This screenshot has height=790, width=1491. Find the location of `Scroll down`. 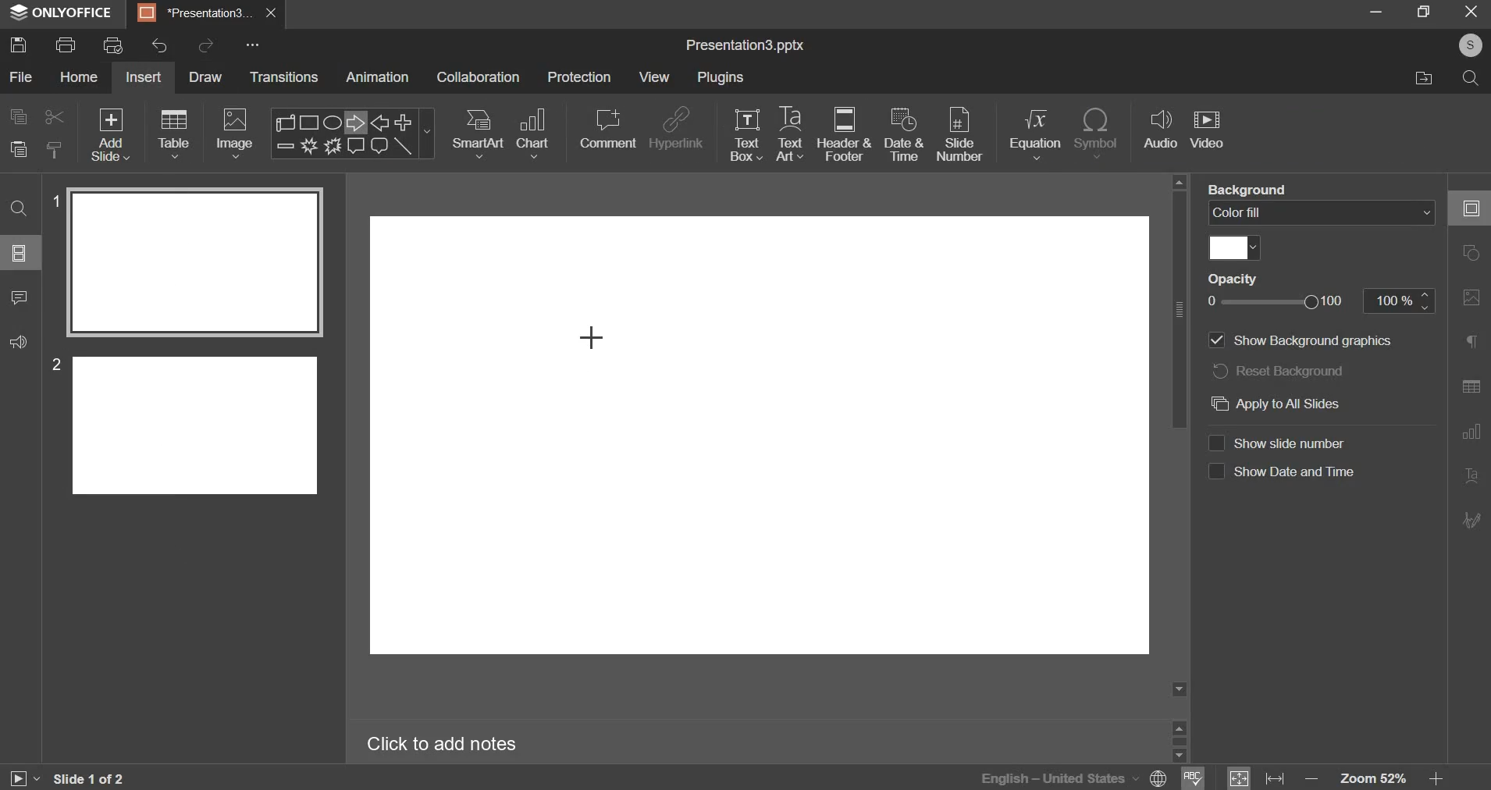

Scroll down is located at coordinates (1179, 689).